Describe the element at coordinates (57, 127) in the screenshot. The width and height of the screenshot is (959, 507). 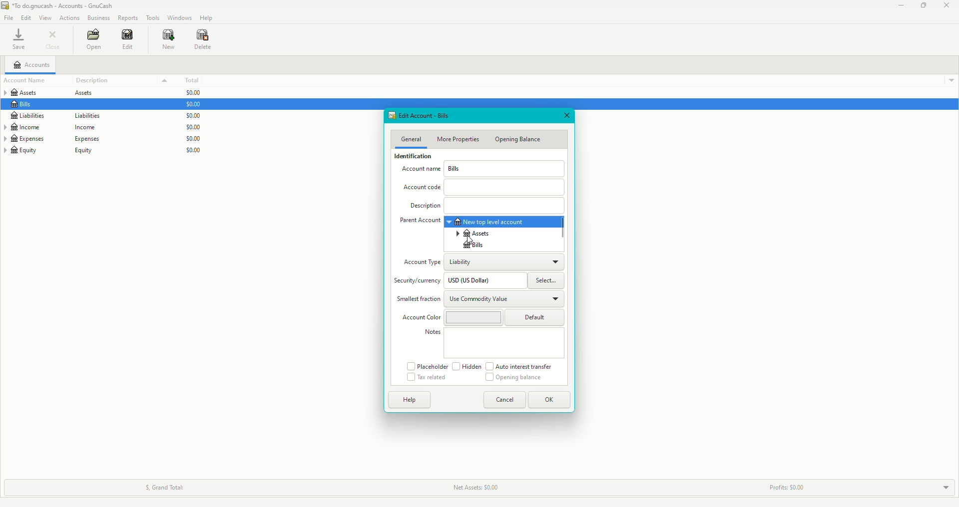
I see `Income` at that location.